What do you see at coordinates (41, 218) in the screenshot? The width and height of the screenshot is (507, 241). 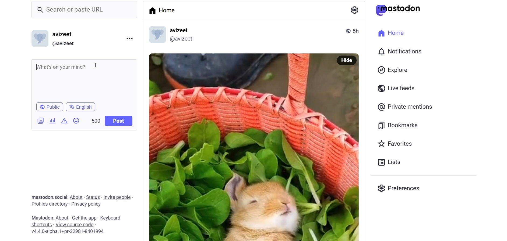 I see `text` at bounding box center [41, 218].